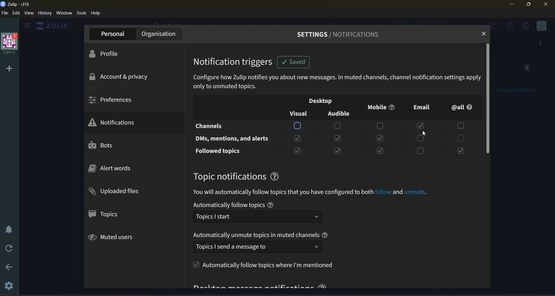 The image size is (555, 296). I want to click on checkbox, so click(460, 151).